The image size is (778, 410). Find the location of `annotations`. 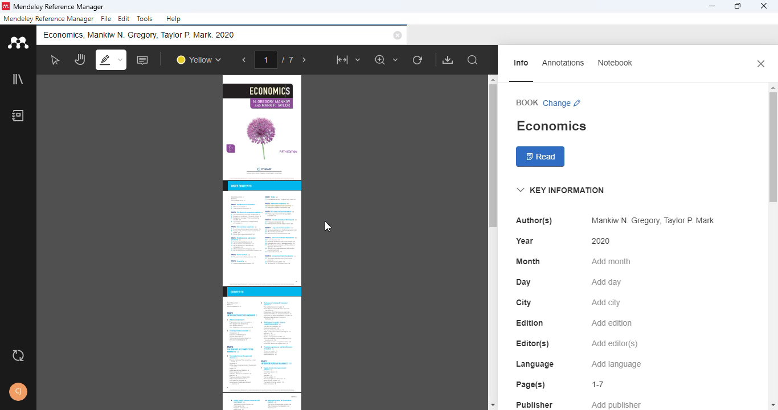

annotations is located at coordinates (563, 62).